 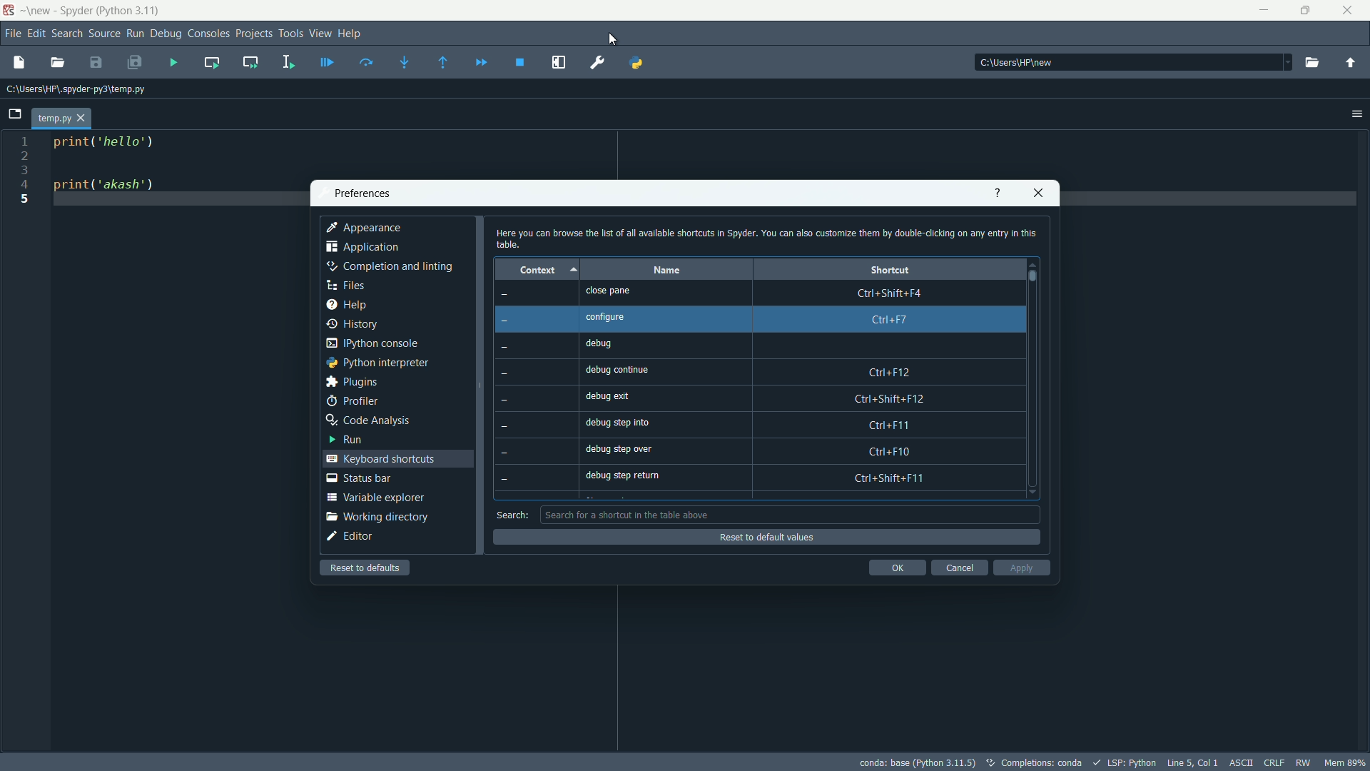 What do you see at coordinates (57, 63) in the screenshot?
I see `open file` at bounding box center [57, 63].